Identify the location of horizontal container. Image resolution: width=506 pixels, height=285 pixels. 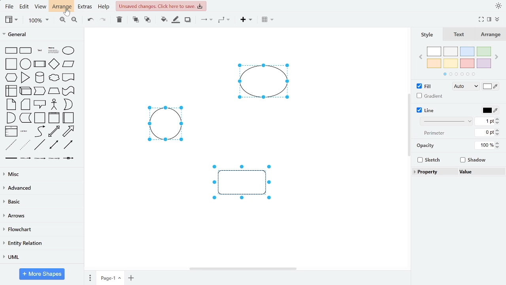
(69, 118).